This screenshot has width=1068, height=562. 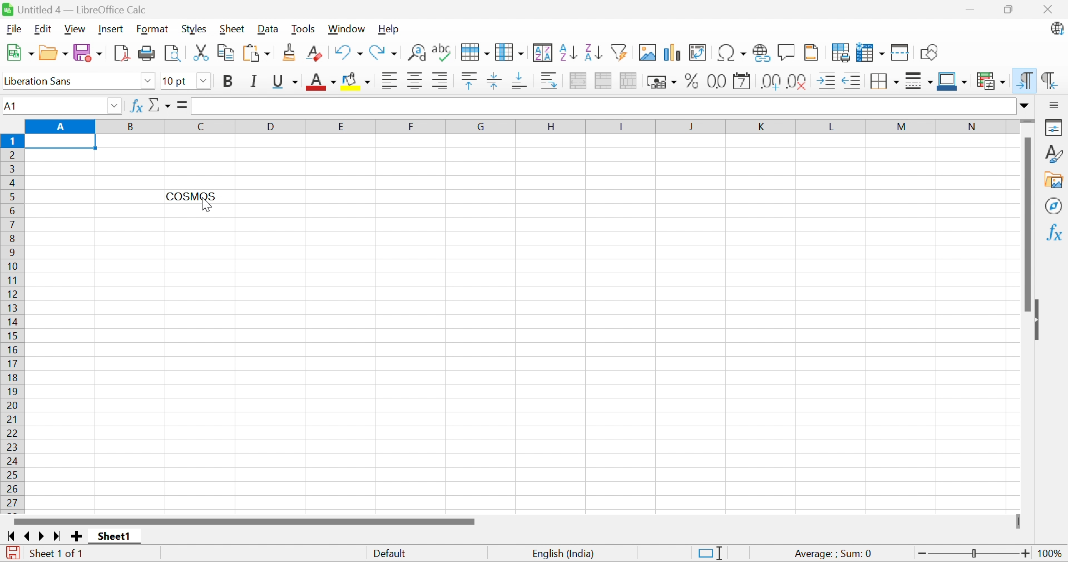 I want to click on Format as Currency, so click(x=661, y=81).